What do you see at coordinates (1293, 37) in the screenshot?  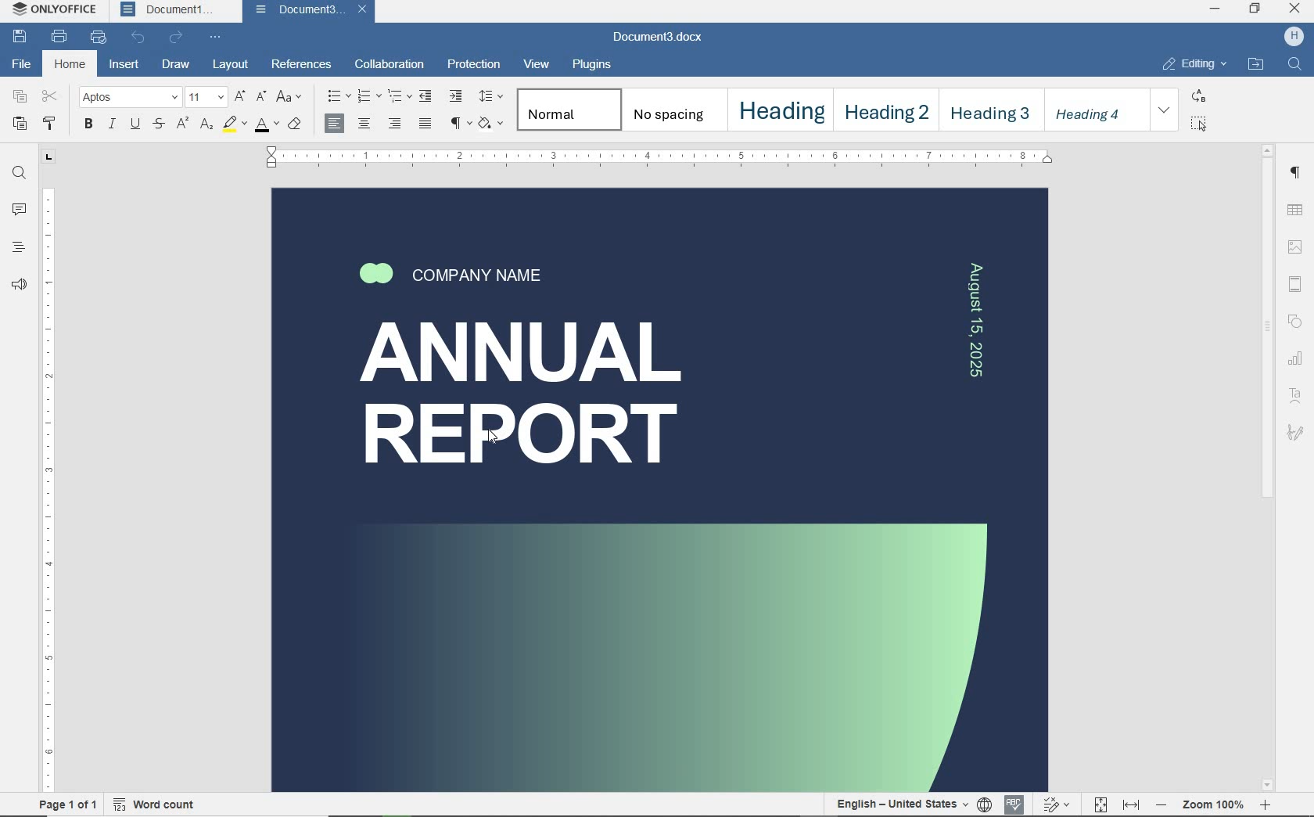 I see `hp` at bounding box center [1293, 37].